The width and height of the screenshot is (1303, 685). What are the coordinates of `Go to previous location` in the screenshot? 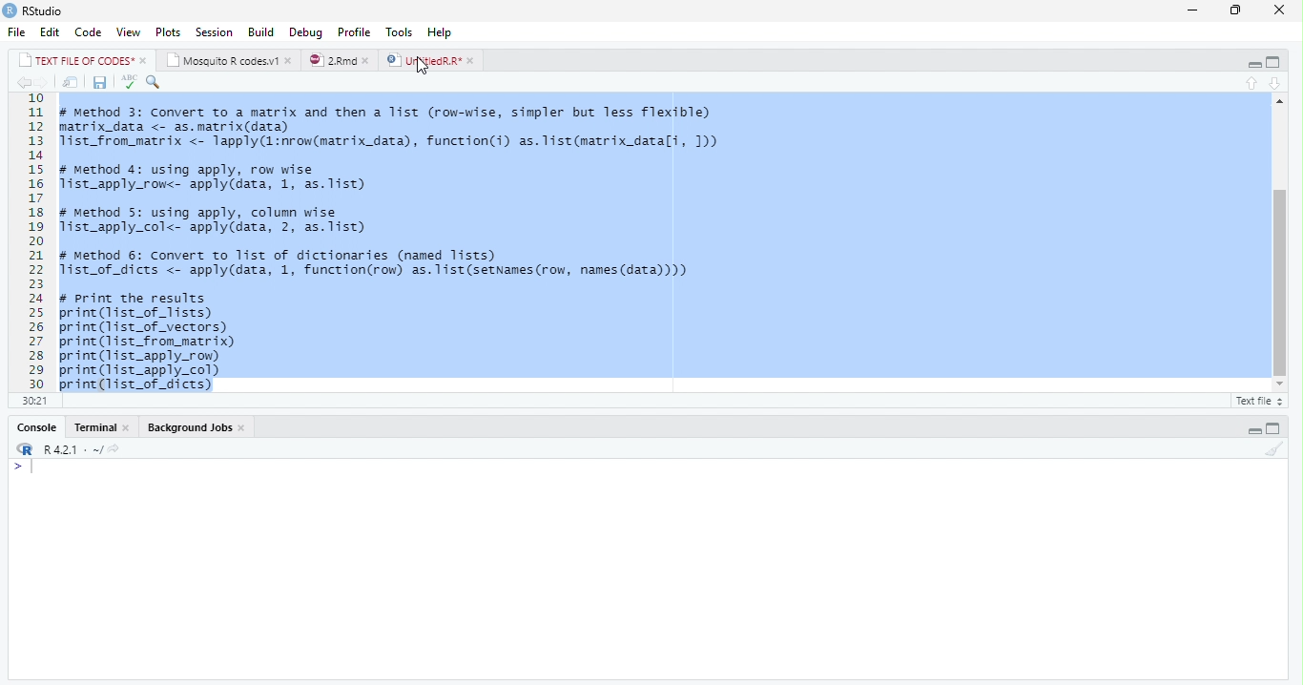 It's located at (22, 84).